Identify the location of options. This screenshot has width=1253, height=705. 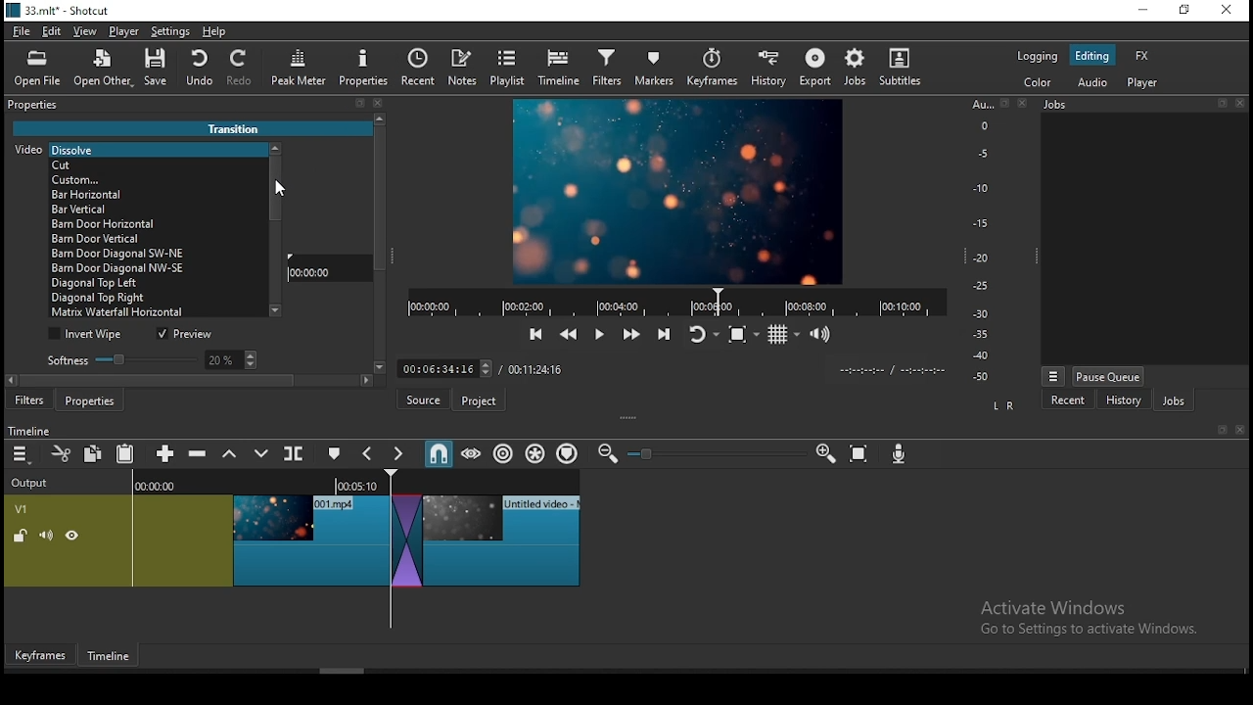
(1053, 374).